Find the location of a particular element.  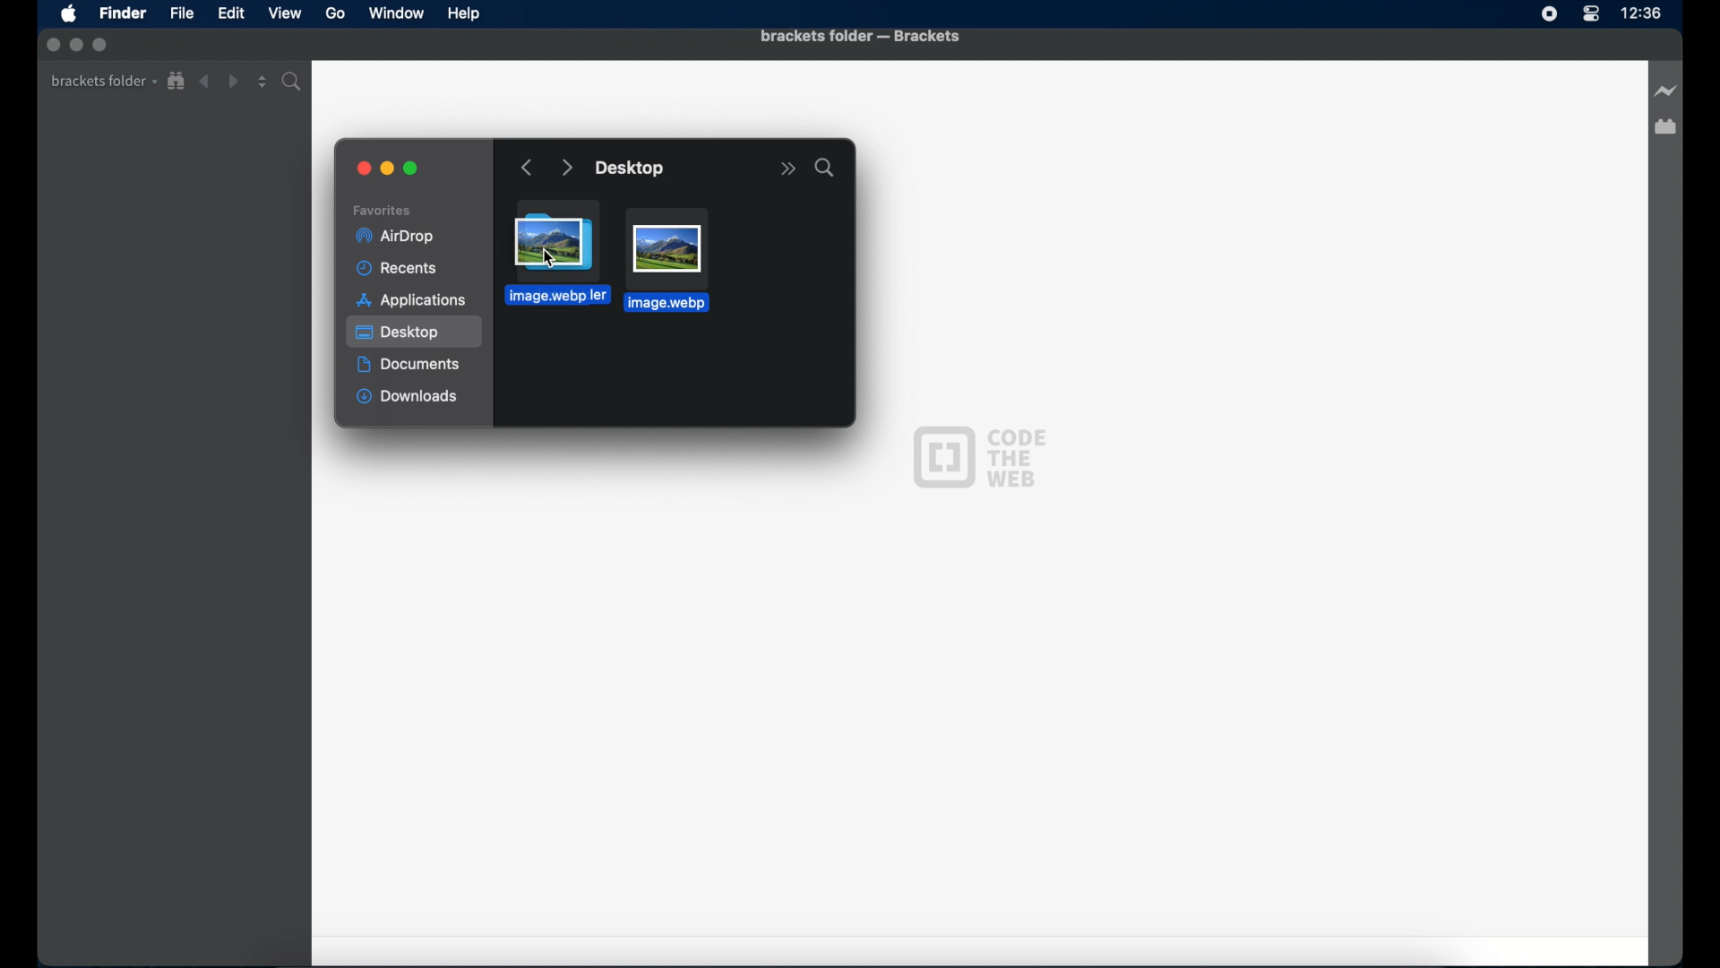

go forward is located at coordinates (566, 169).